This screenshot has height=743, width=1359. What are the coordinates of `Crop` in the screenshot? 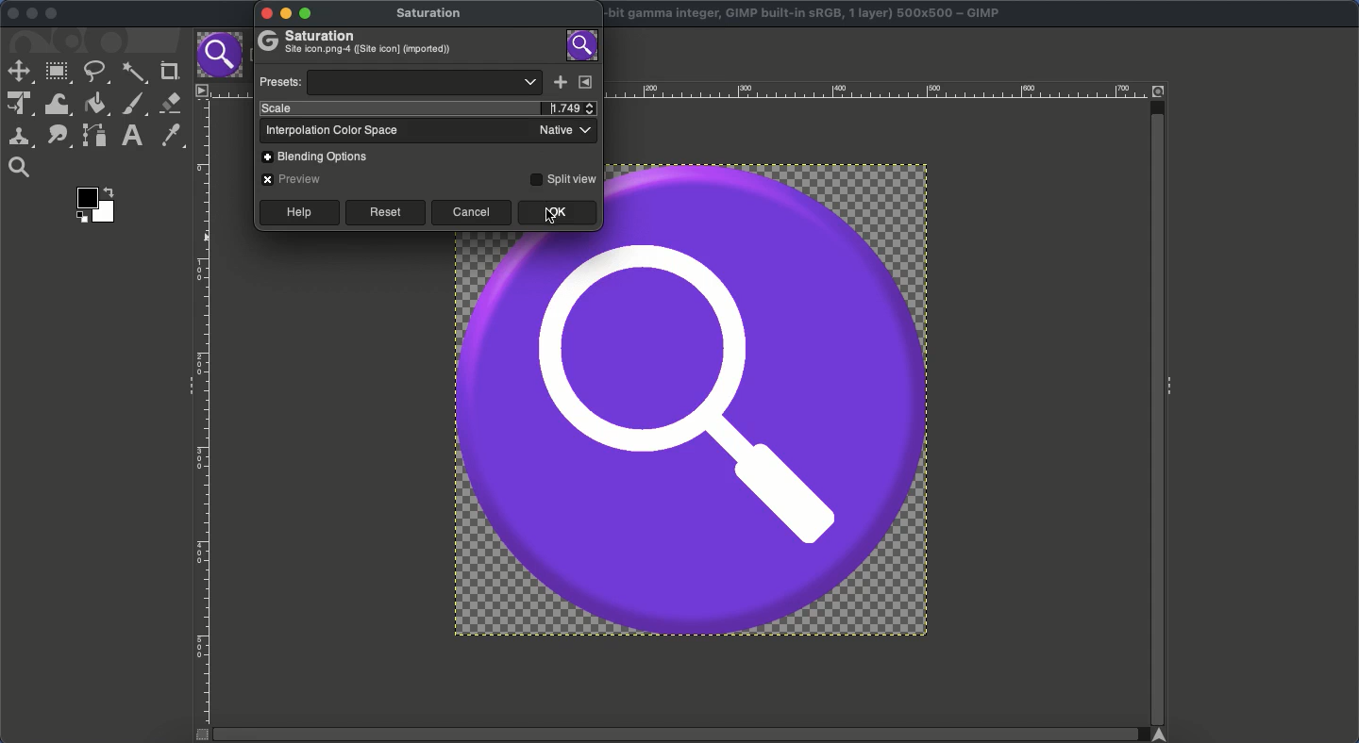 It's located at (169, 69).